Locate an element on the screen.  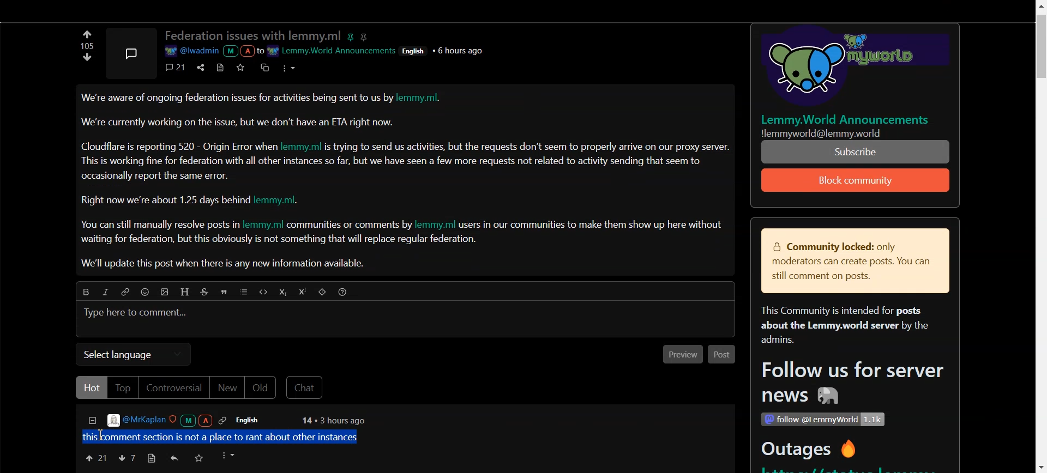
Header is located at coordinates (186, 292).